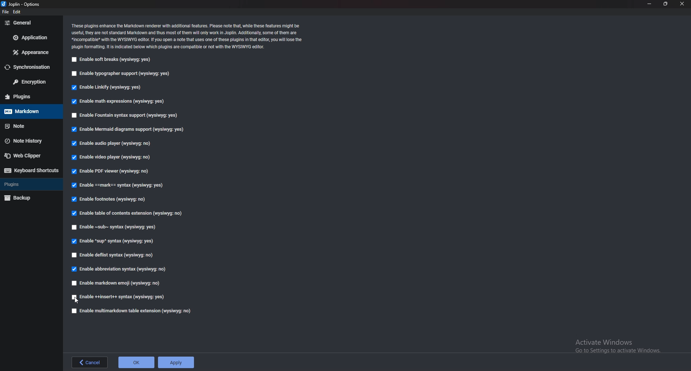 This screenshot has width=691, height=371. I want to click on Enable video player (wysiwyg: no), so click(114, 157).